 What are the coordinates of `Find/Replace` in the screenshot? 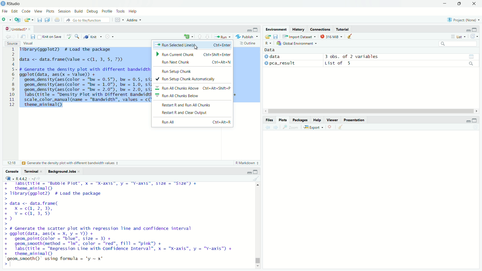 It's located at (77, 36).